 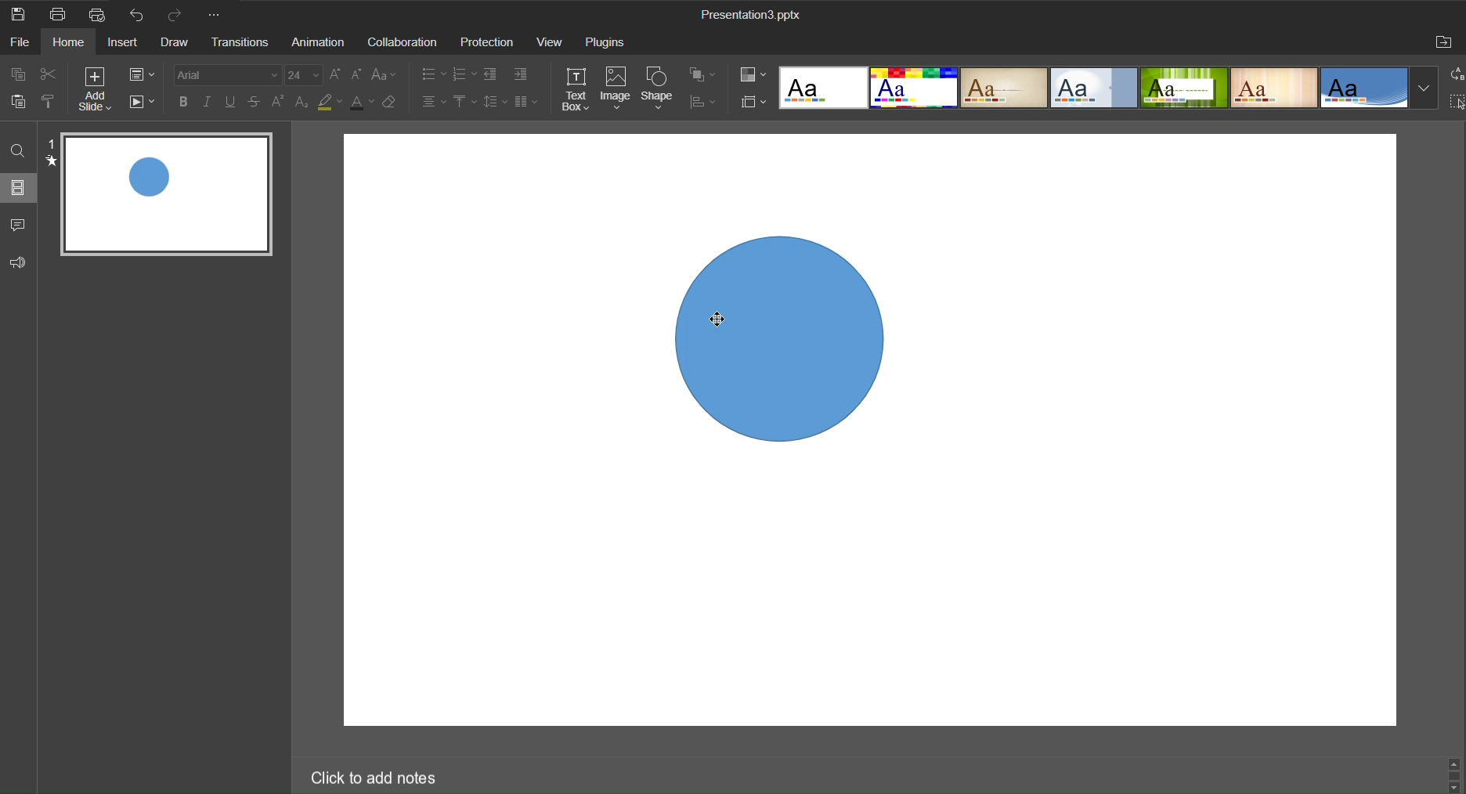 What do you see at coordinates (233, 103) in the screenshot?
I see `Underline` at bounding box center [233, 103].